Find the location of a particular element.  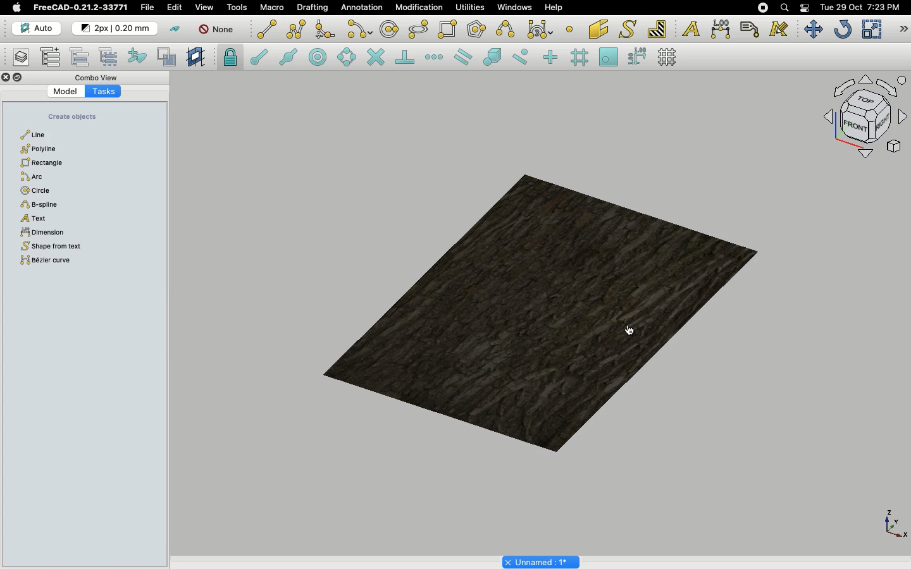

Polyline is located at coordinates (296, 29).